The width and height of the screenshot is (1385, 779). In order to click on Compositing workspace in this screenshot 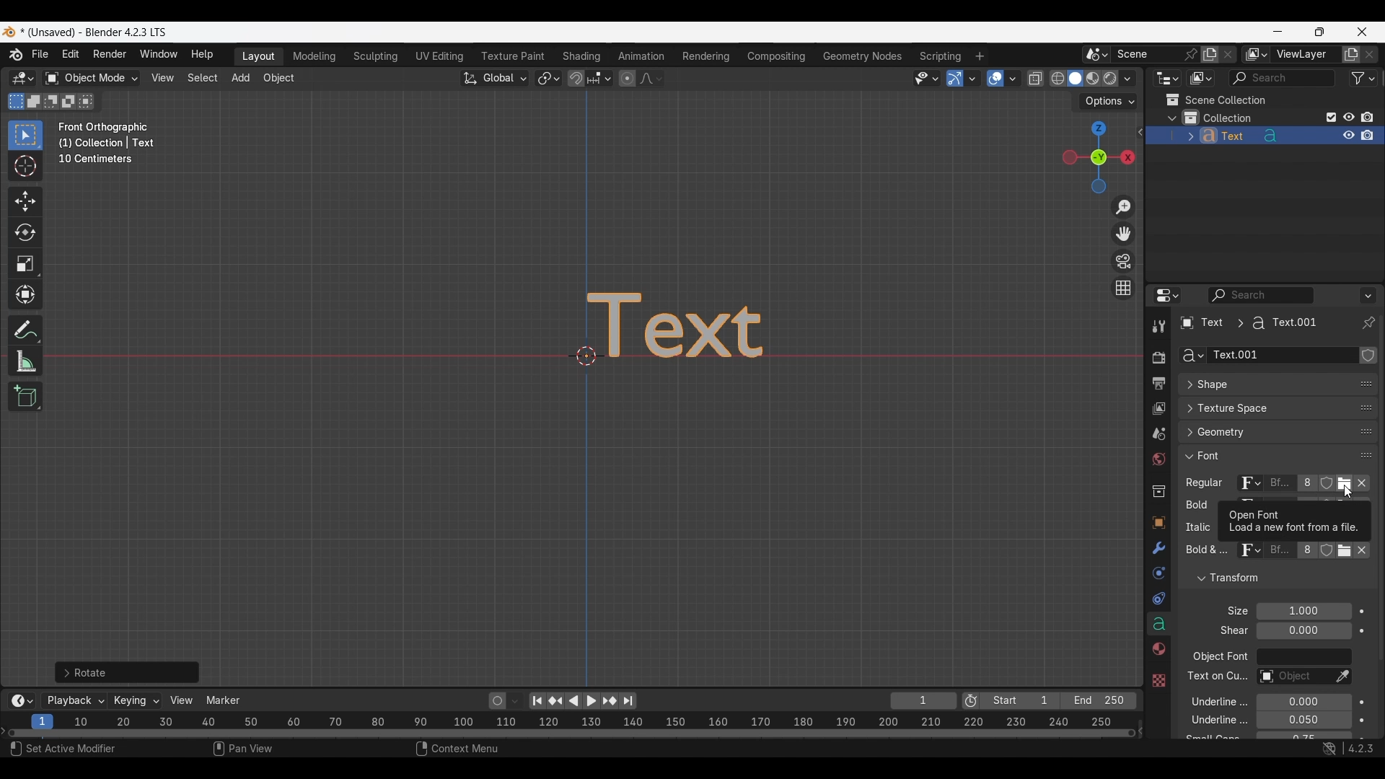, I will do `click(777, 56)`.